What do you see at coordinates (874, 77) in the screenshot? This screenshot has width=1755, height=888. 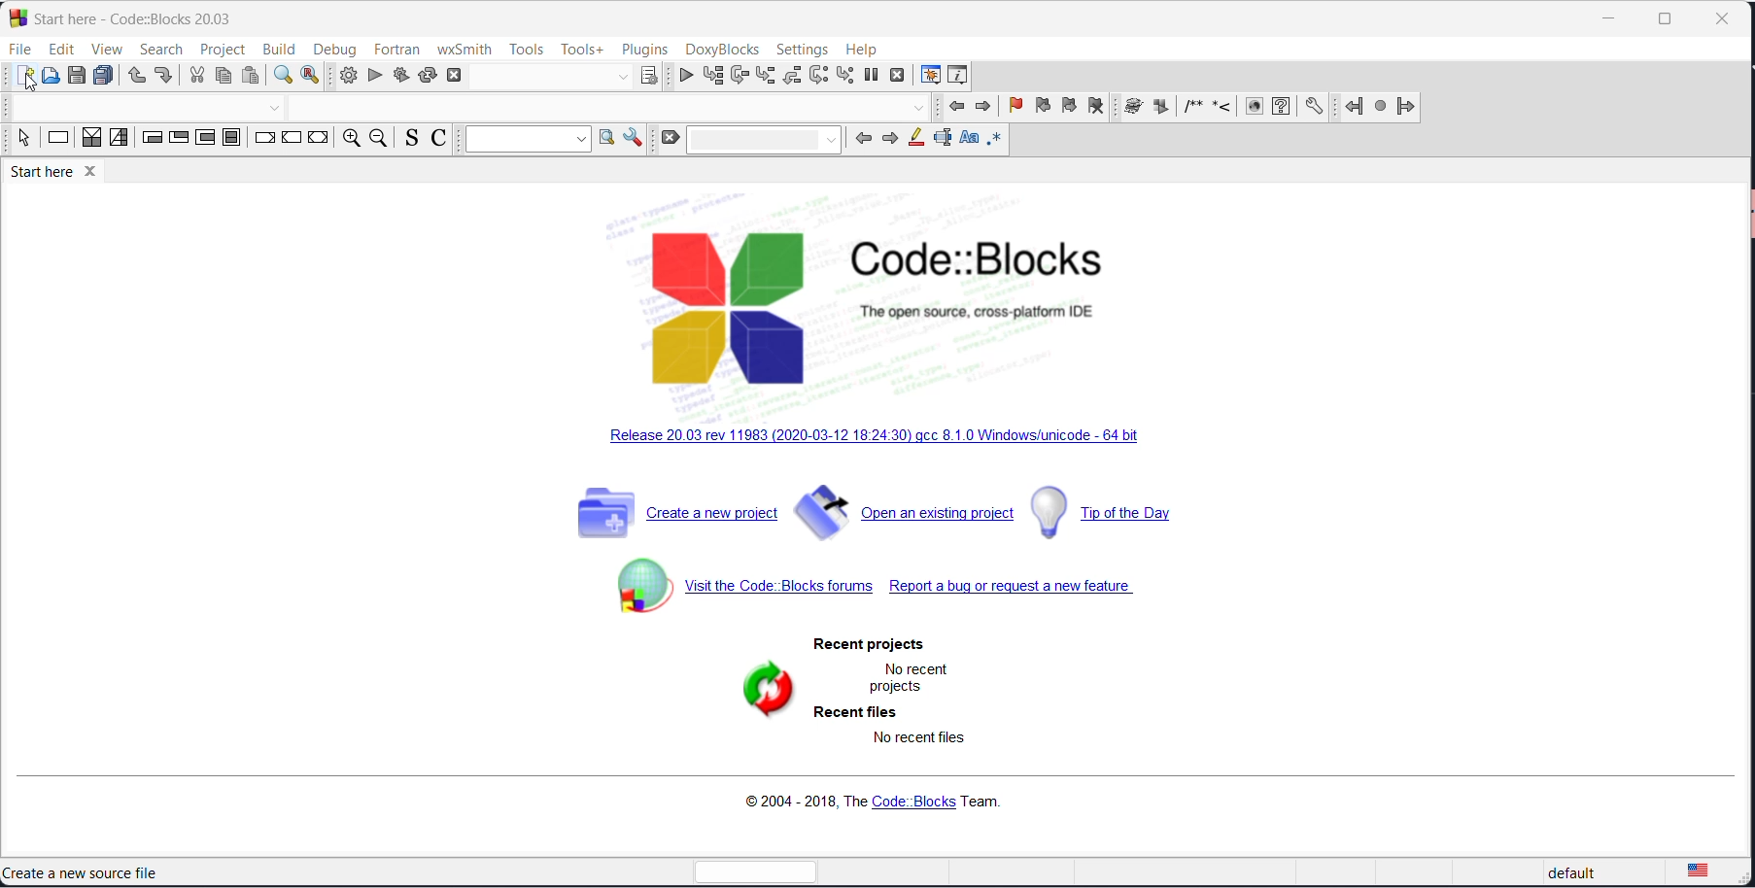 I see `break debugging` at bounding box center [874, 77].